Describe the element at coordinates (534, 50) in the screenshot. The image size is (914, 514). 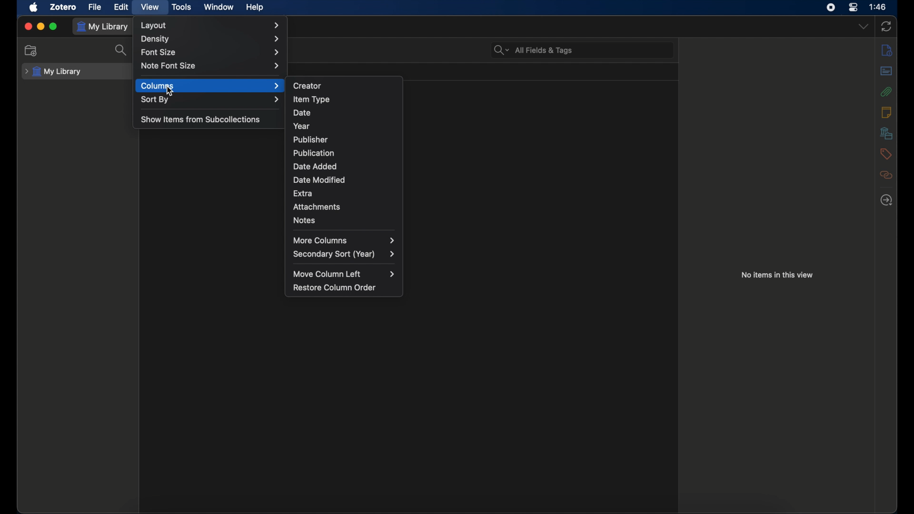
I see `All fields & tags` at that location.